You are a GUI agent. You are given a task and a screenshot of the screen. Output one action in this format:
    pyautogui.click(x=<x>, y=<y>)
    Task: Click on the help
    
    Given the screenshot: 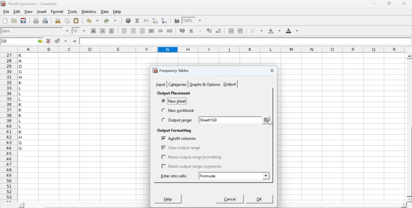 What is the action you would take?
    pyautogui.click(x=118, y=12)
    